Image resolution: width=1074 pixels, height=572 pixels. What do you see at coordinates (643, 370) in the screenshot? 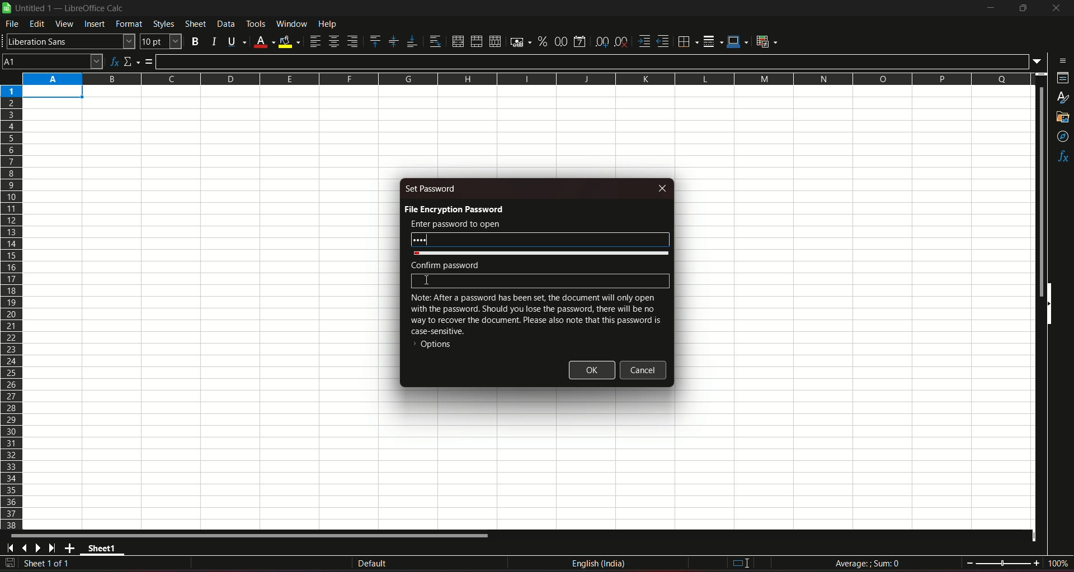
I see `cancel` at bounding box center [643, 370].